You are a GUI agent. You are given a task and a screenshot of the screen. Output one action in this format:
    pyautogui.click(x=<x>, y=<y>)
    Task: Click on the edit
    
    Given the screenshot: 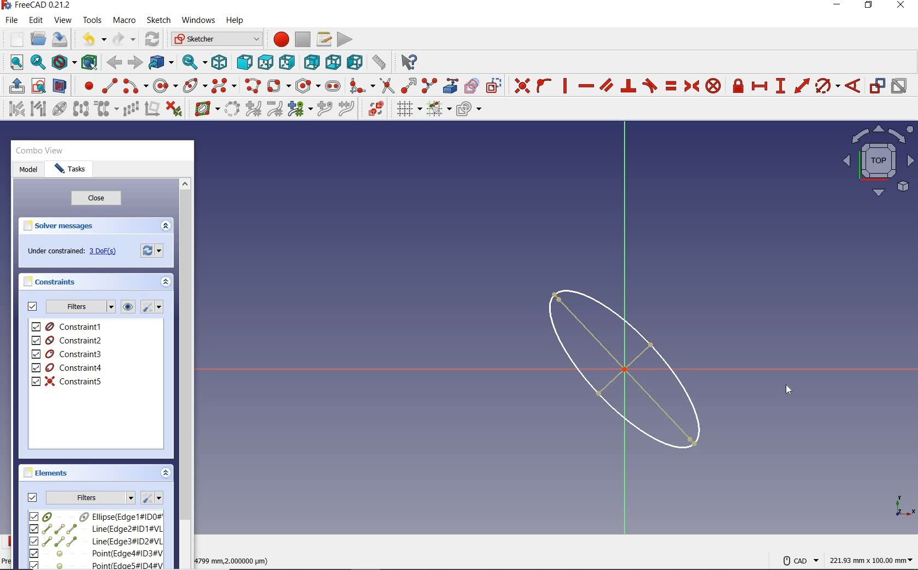 What is the action you would take?
    pyautogui.click(x=36, y=21)
    